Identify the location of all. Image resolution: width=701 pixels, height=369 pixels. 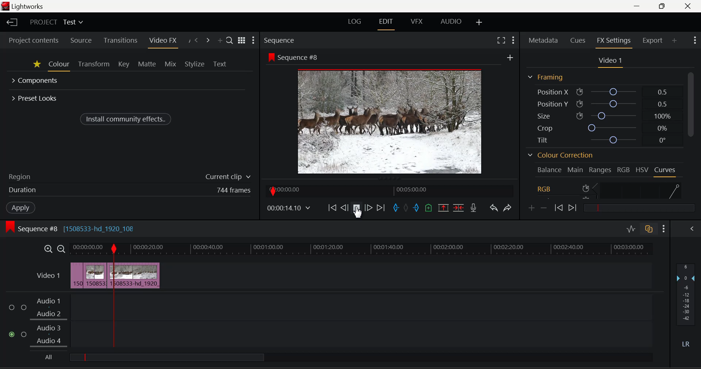
(194, 358).